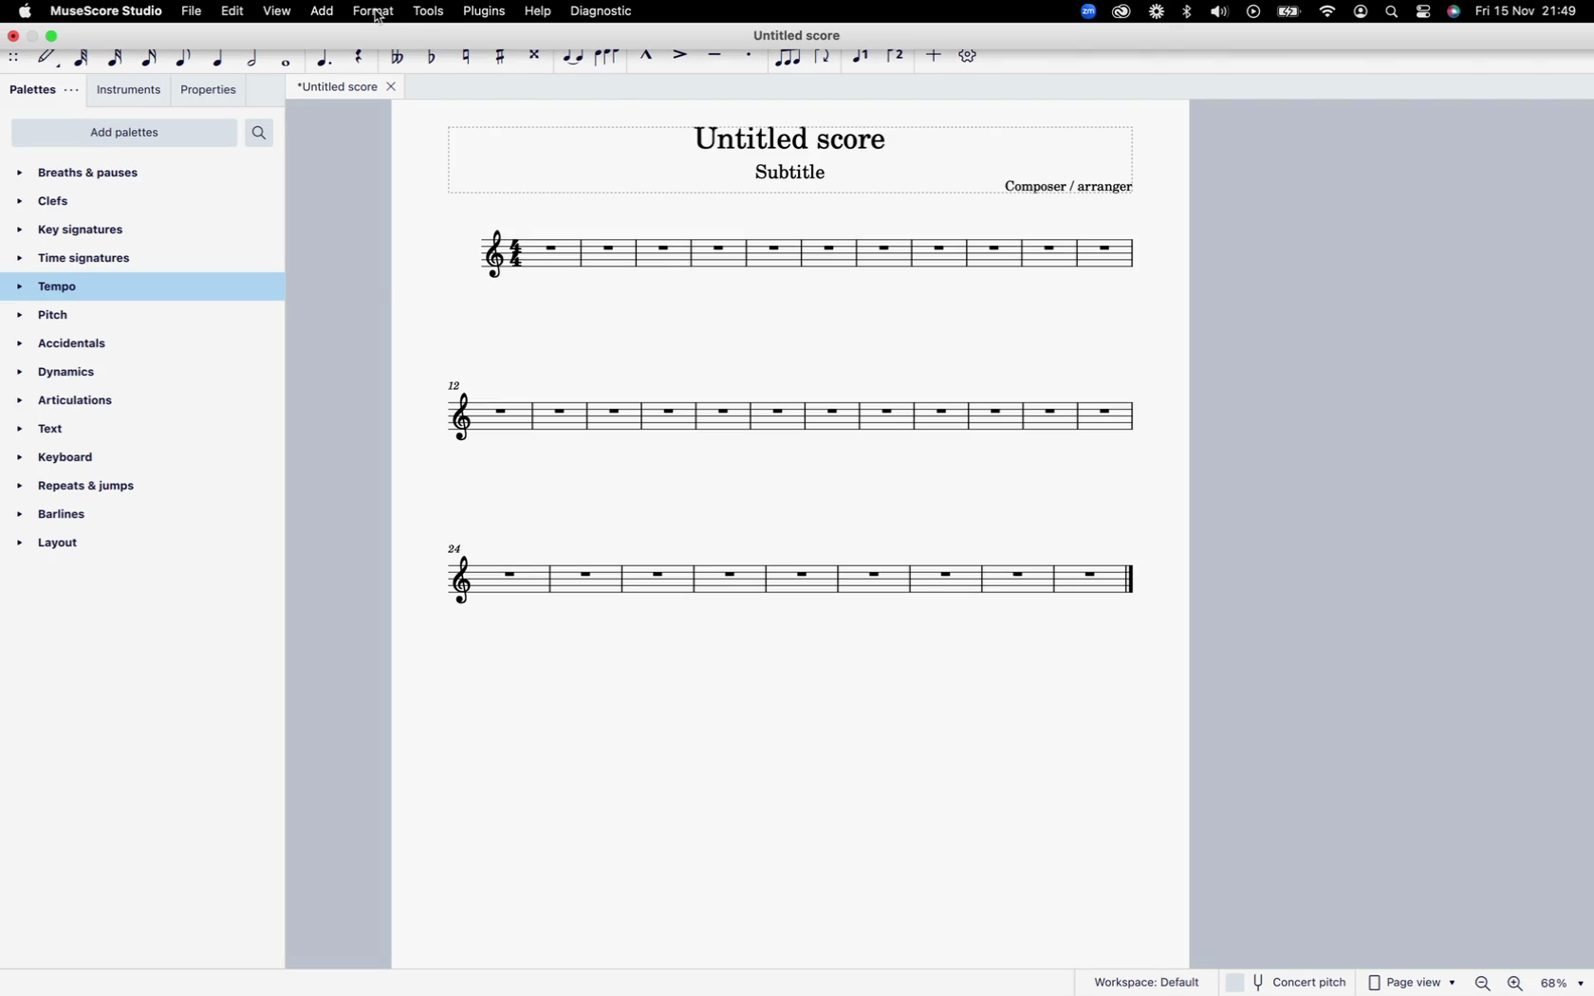  What do you see at coordinates (1528, 984) in the screenshot?
I see `zoom` at bounding box center [1528, 984].